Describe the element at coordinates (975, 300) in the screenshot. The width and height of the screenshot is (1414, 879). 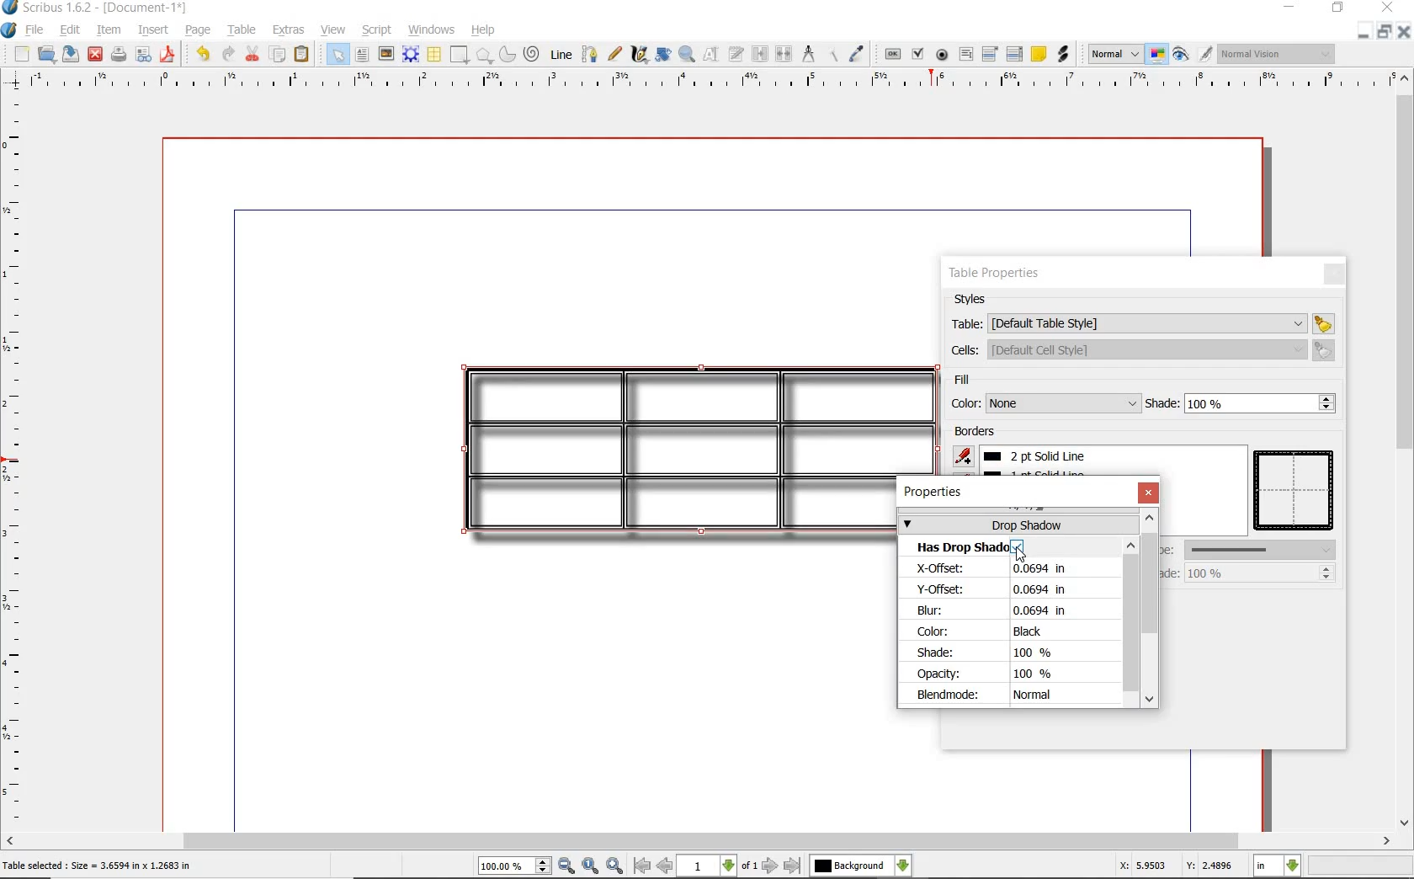
I see `styles` at that location.